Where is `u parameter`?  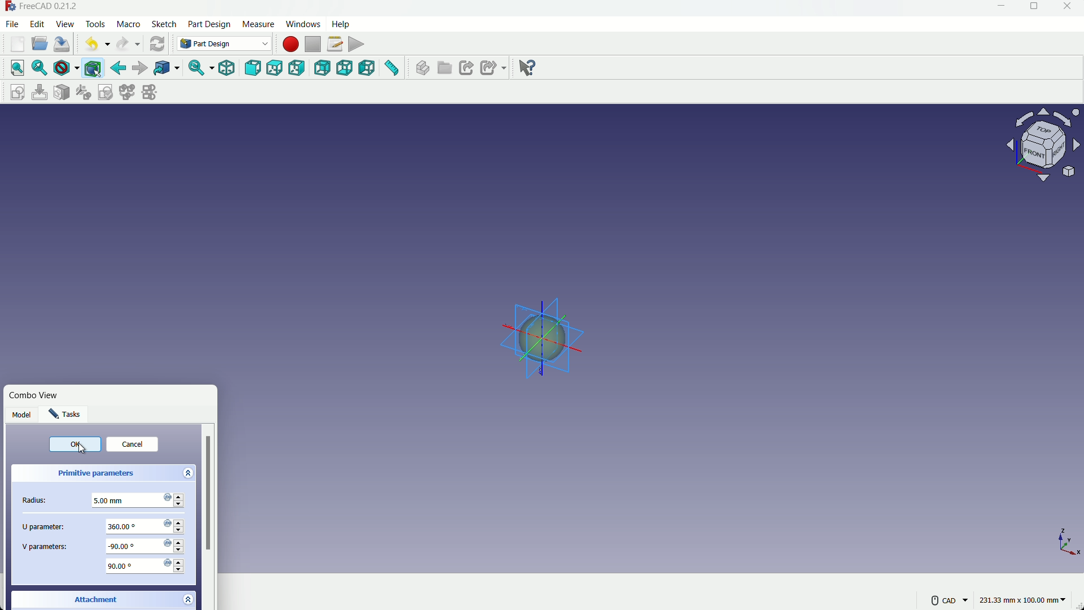
u parameter is located at coordinates (149, 526).